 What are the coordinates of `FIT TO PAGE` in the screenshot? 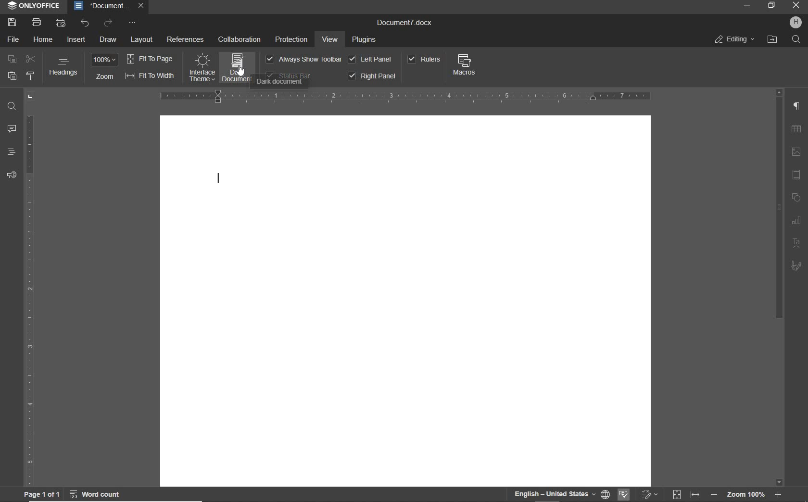 It's located at (150, 59).